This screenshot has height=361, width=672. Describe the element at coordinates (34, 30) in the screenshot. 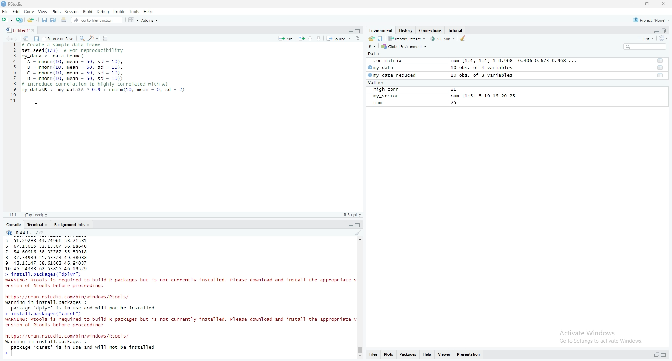

I see `close` at that location.